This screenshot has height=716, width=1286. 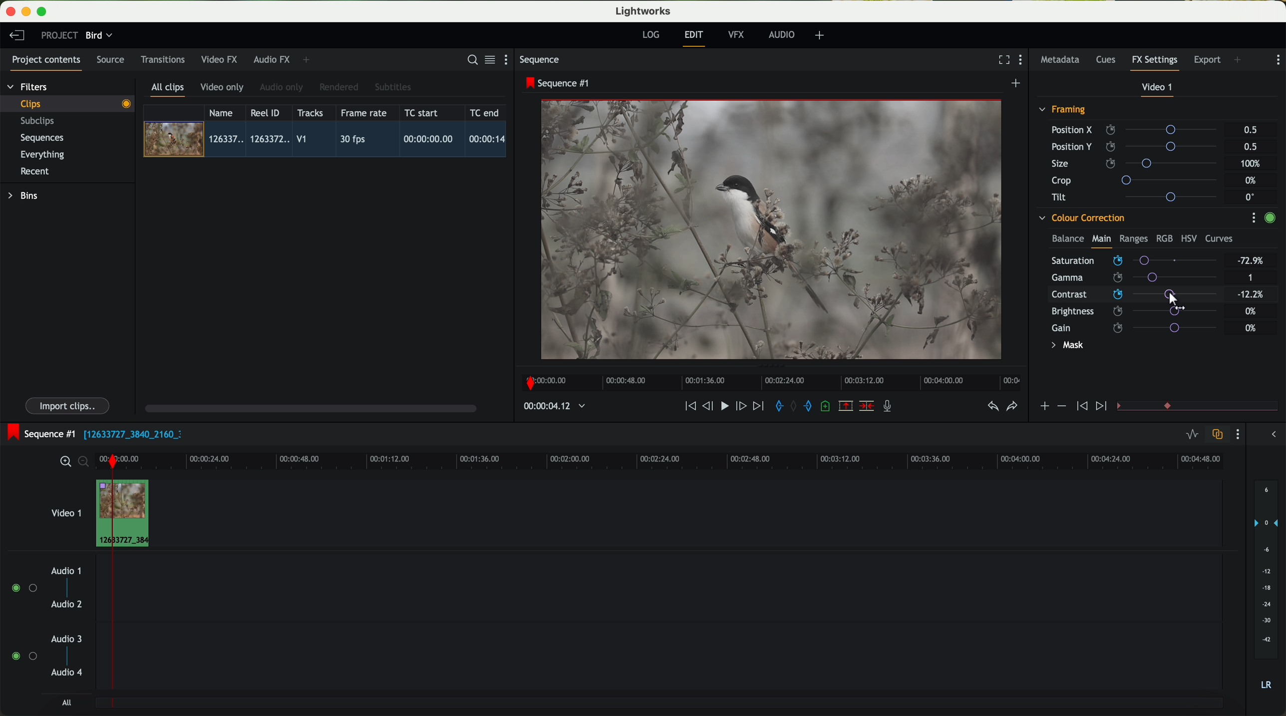 What do you see at coordinates (40, 122) in the screenshot?
I see `subclips` at bounding box center [40, 122].